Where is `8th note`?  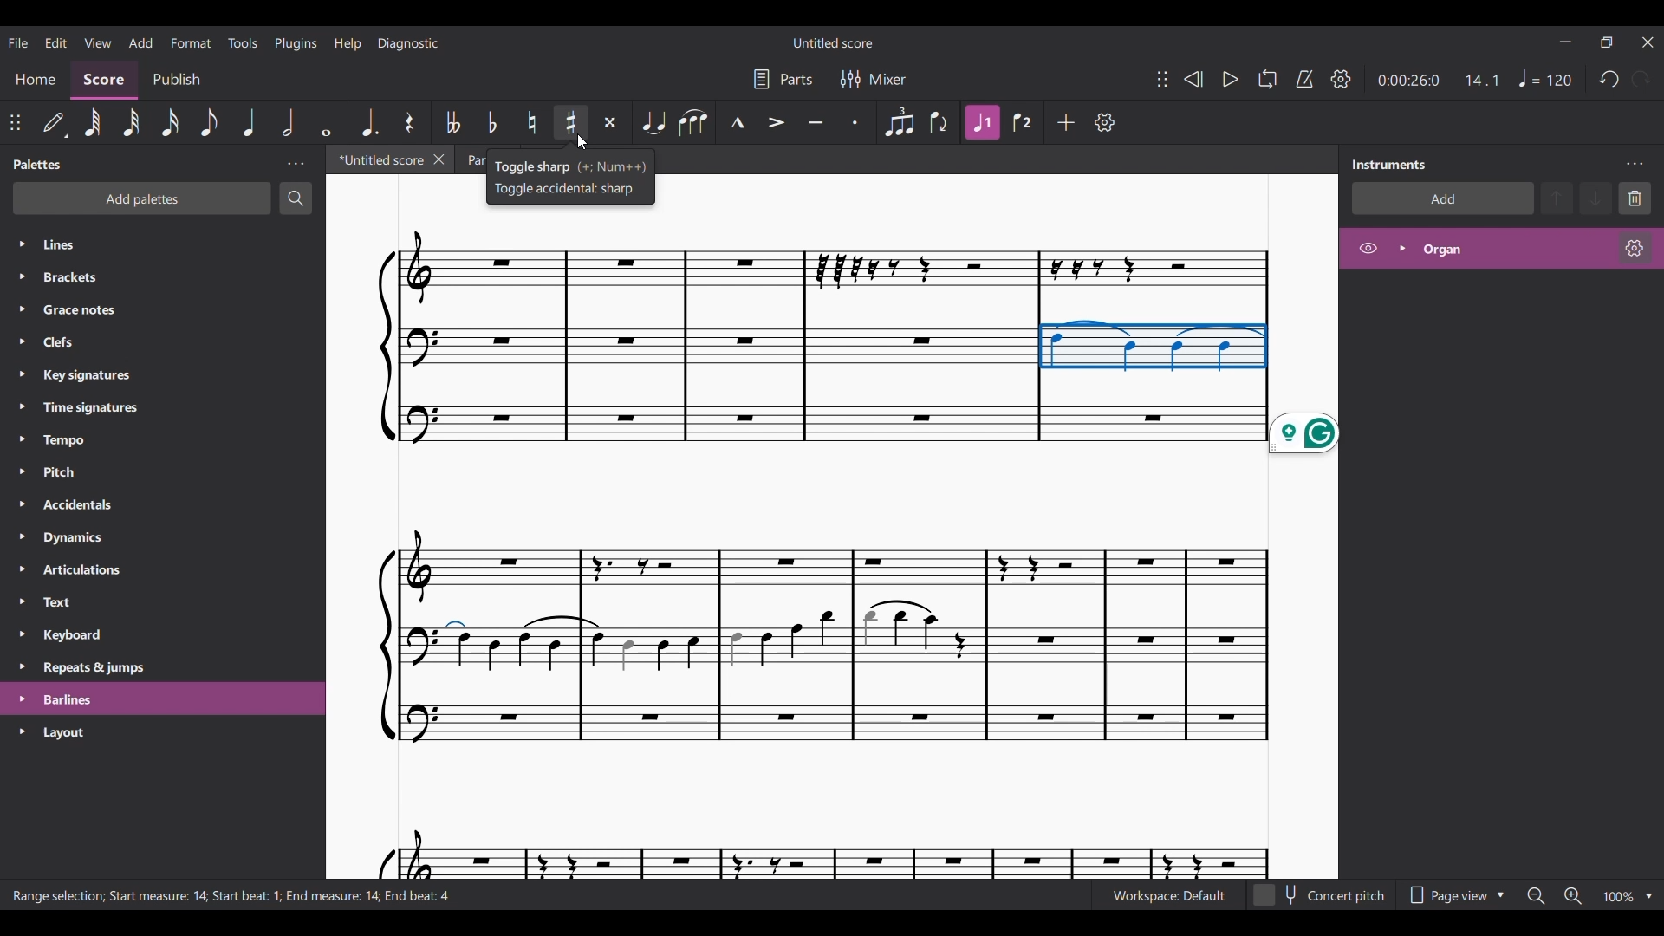 8th note is located at coordinates (209, 122).